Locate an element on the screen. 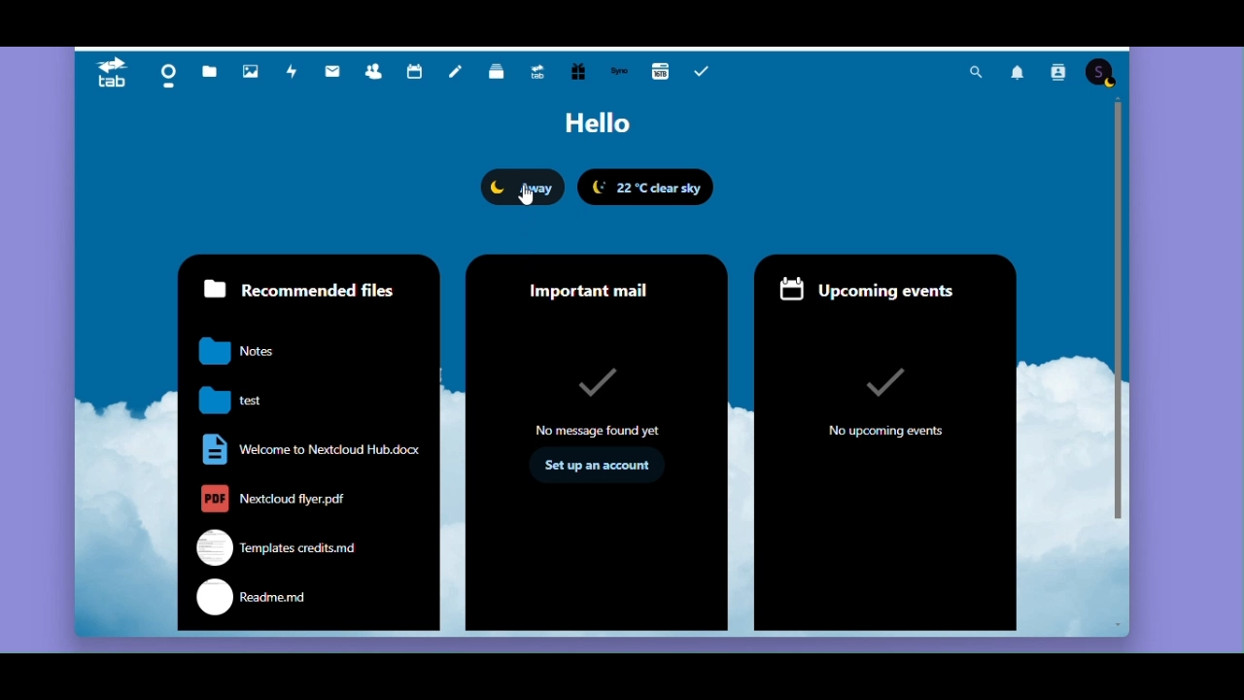 The height and width of the screenshot is (700, 1244). Synology is located at coordinates (620, 71).